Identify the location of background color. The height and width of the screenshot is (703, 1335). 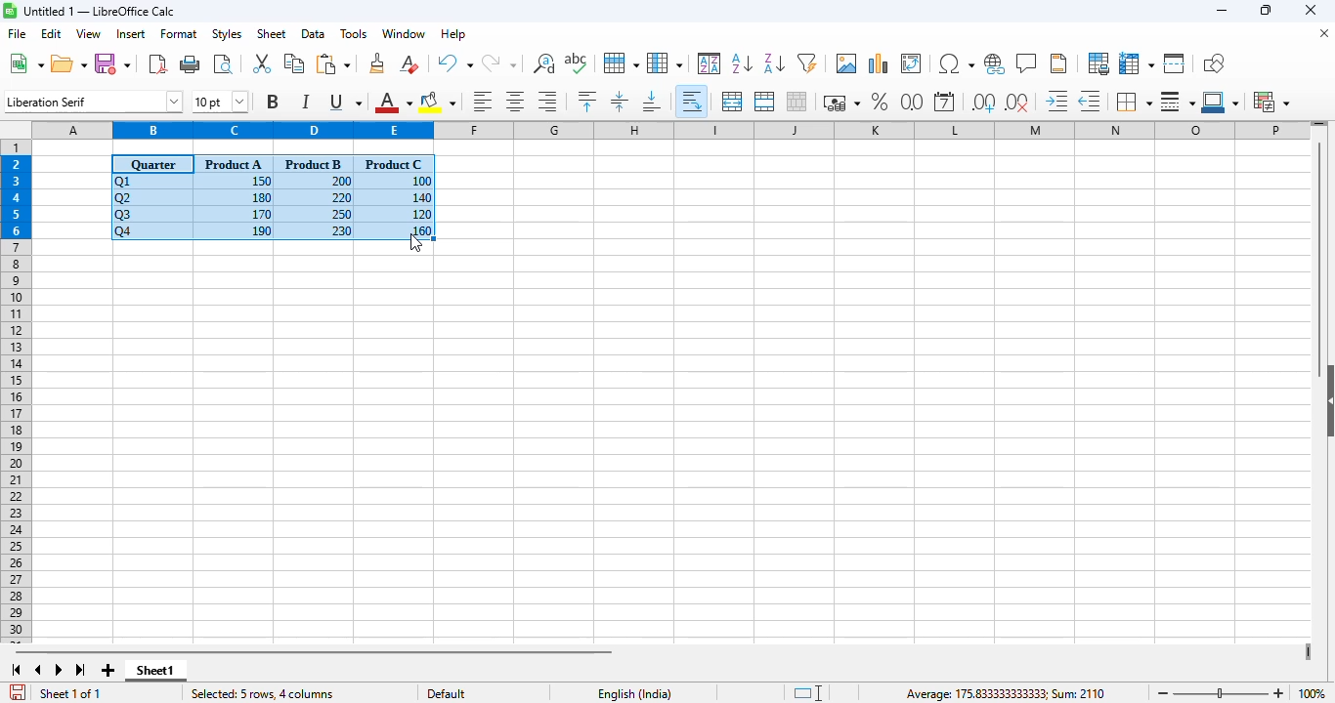
(438, 102).